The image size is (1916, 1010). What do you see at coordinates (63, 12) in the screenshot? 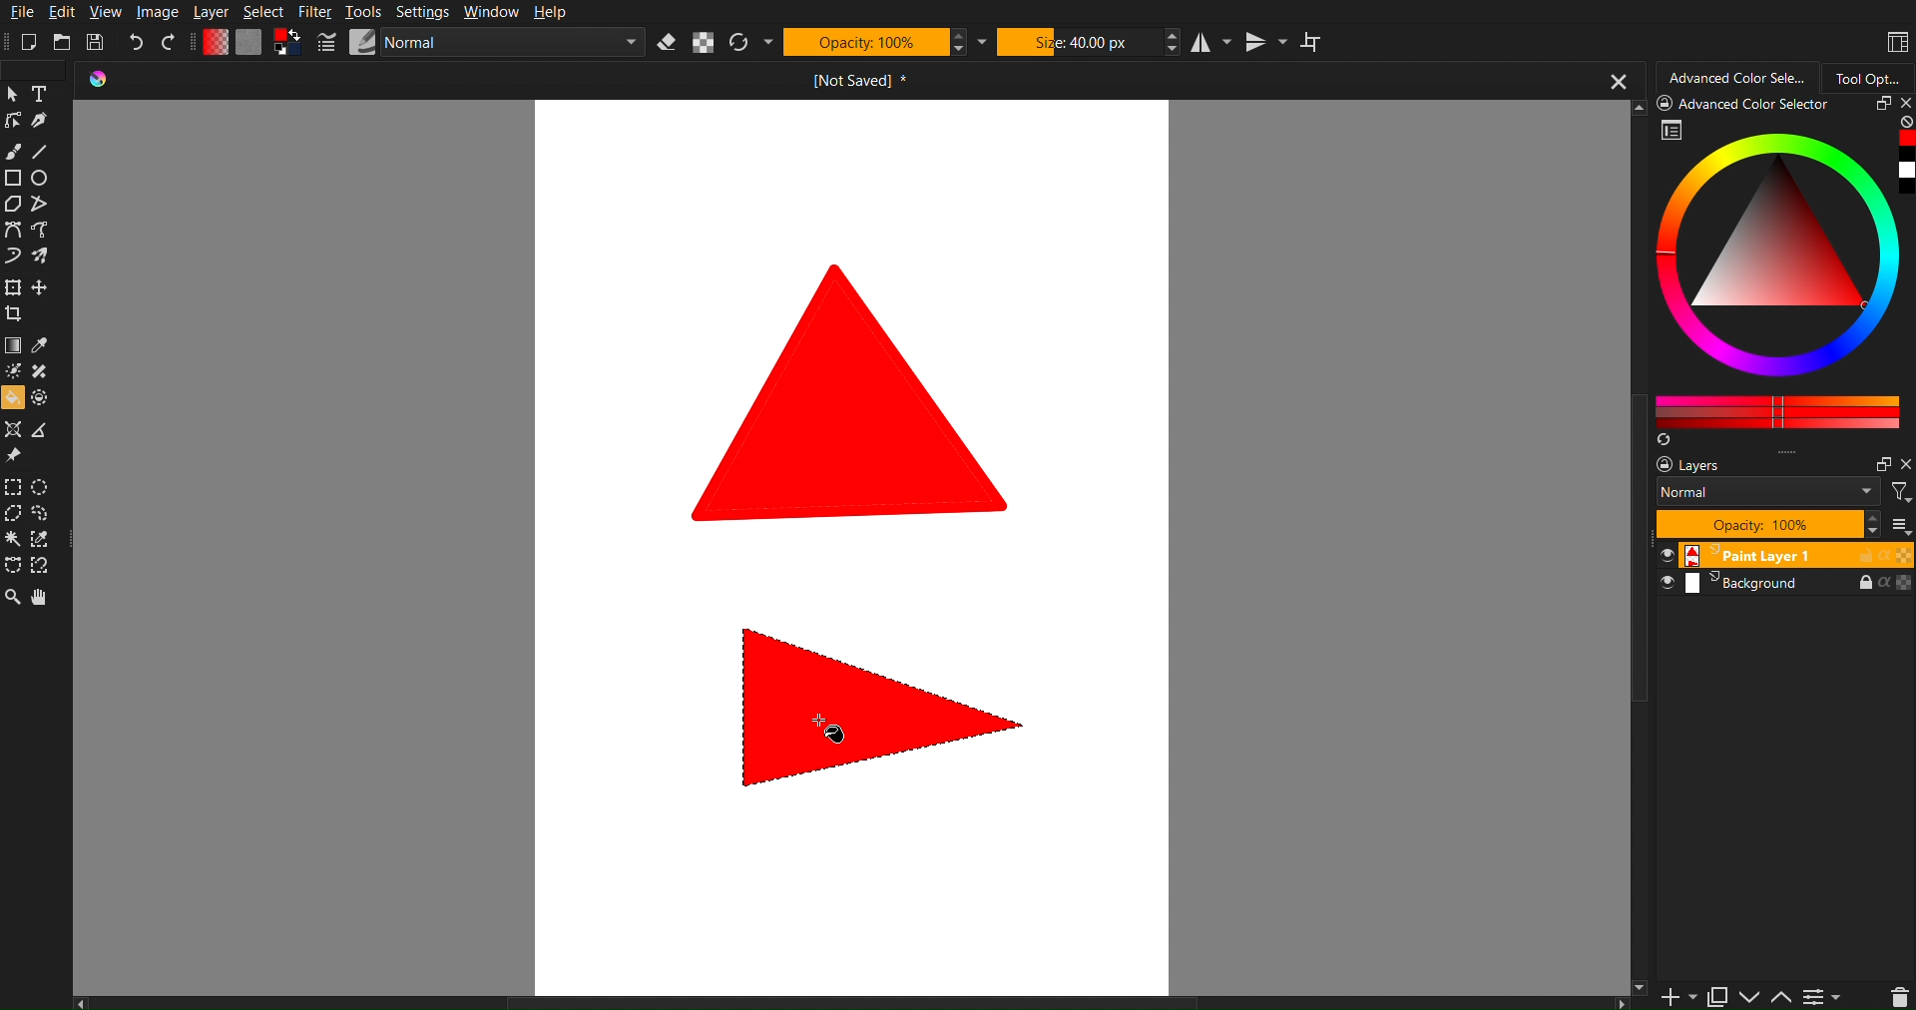
I see `Edit` at bounding box center [63, 12].